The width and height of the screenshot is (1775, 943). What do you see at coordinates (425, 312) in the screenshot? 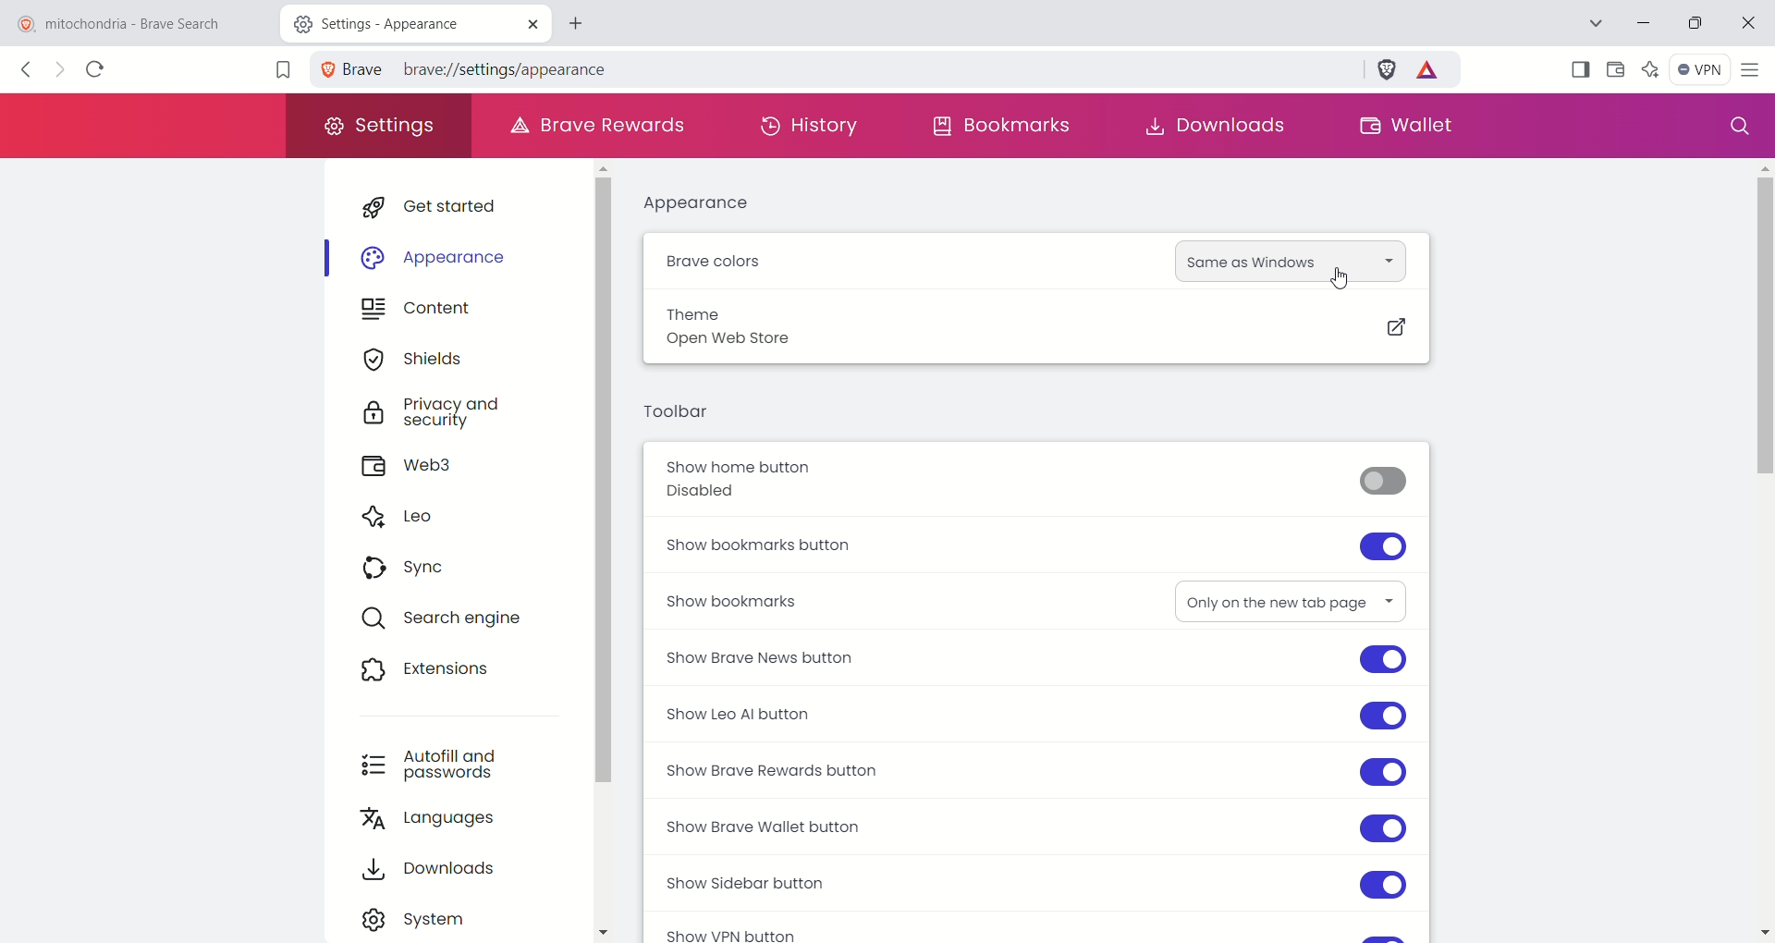
I see `content` at bounding box center [425, 312].